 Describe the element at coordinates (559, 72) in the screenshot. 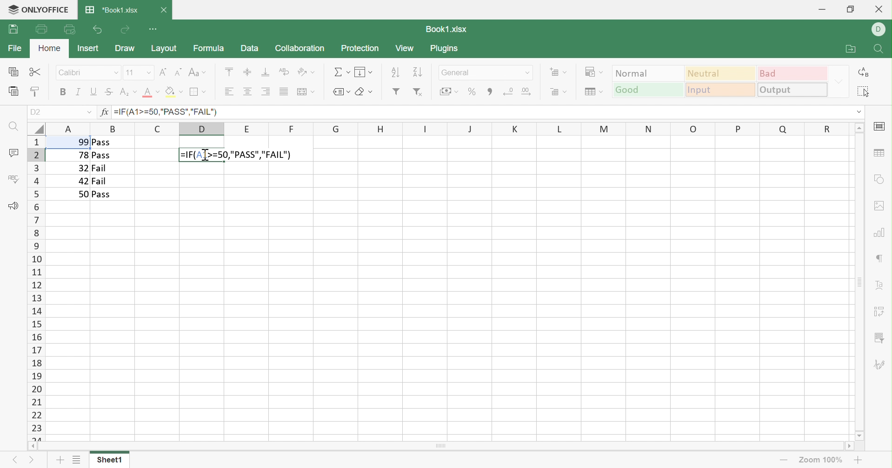

I see `Add cells` at that location.